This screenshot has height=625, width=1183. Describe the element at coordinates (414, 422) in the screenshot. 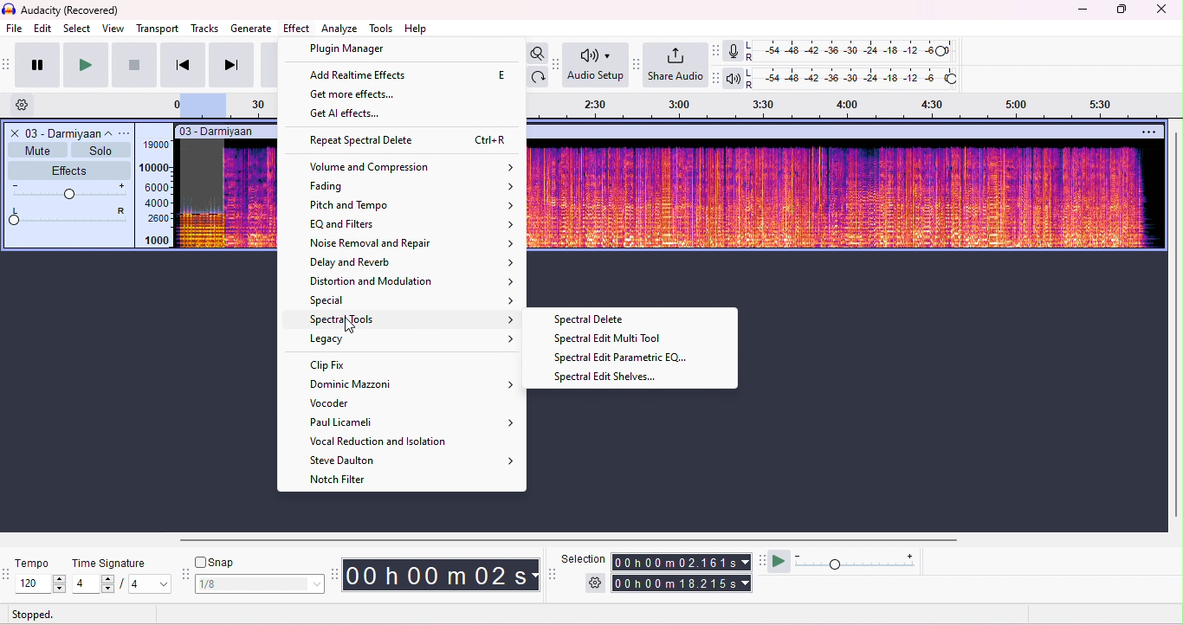

I see `paul licameli` at that location.